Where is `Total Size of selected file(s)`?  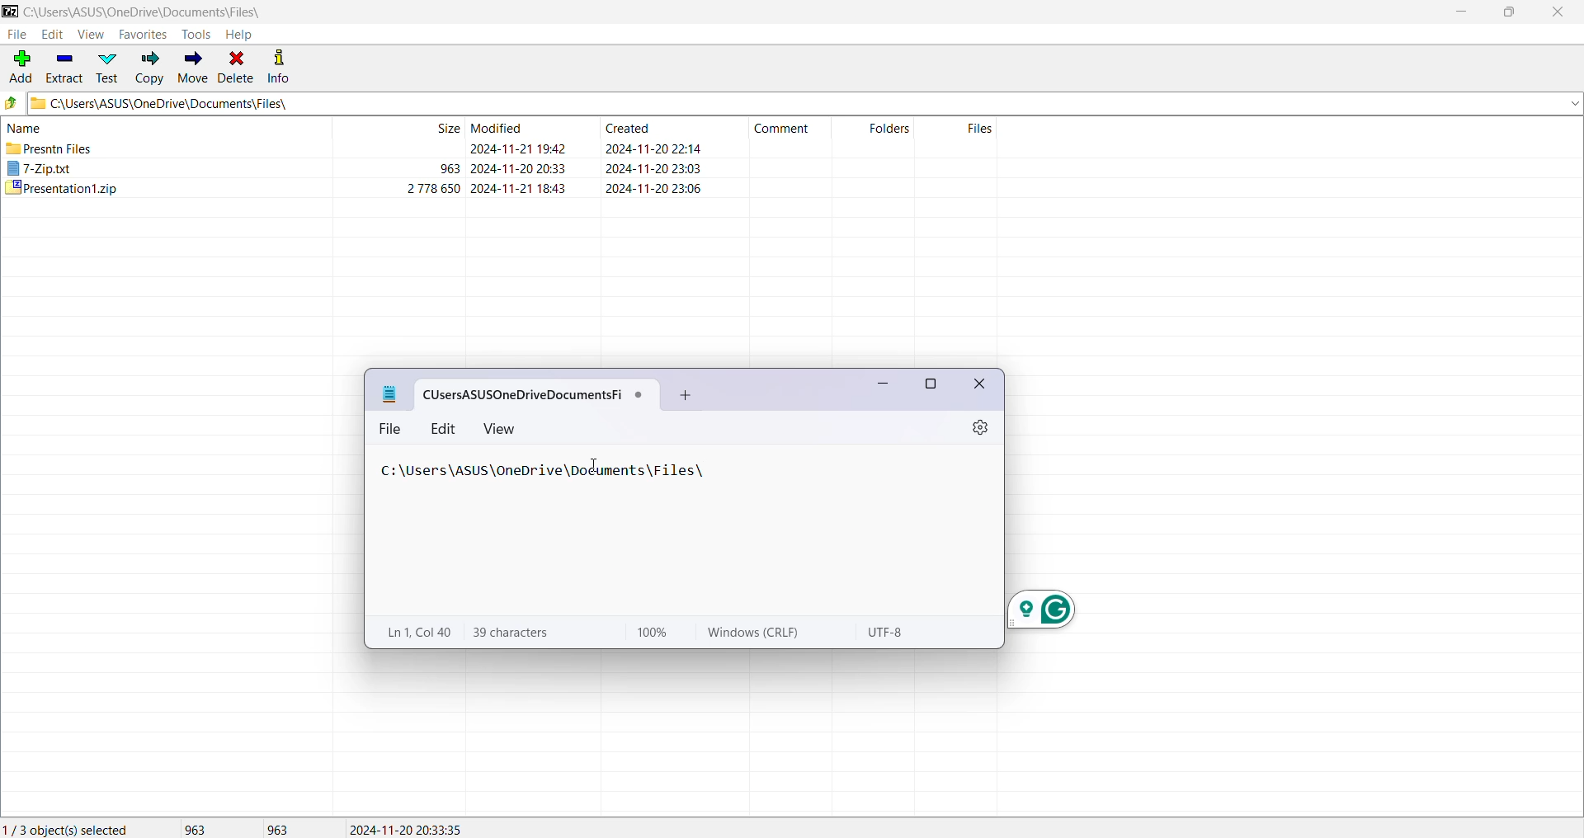
Total Size of selected file(s) is located at coordinates (196, 827).